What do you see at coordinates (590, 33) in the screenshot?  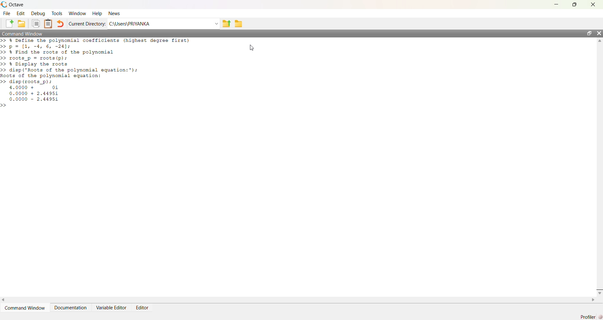 I see `Maximize` at bounding box center [590, 33].